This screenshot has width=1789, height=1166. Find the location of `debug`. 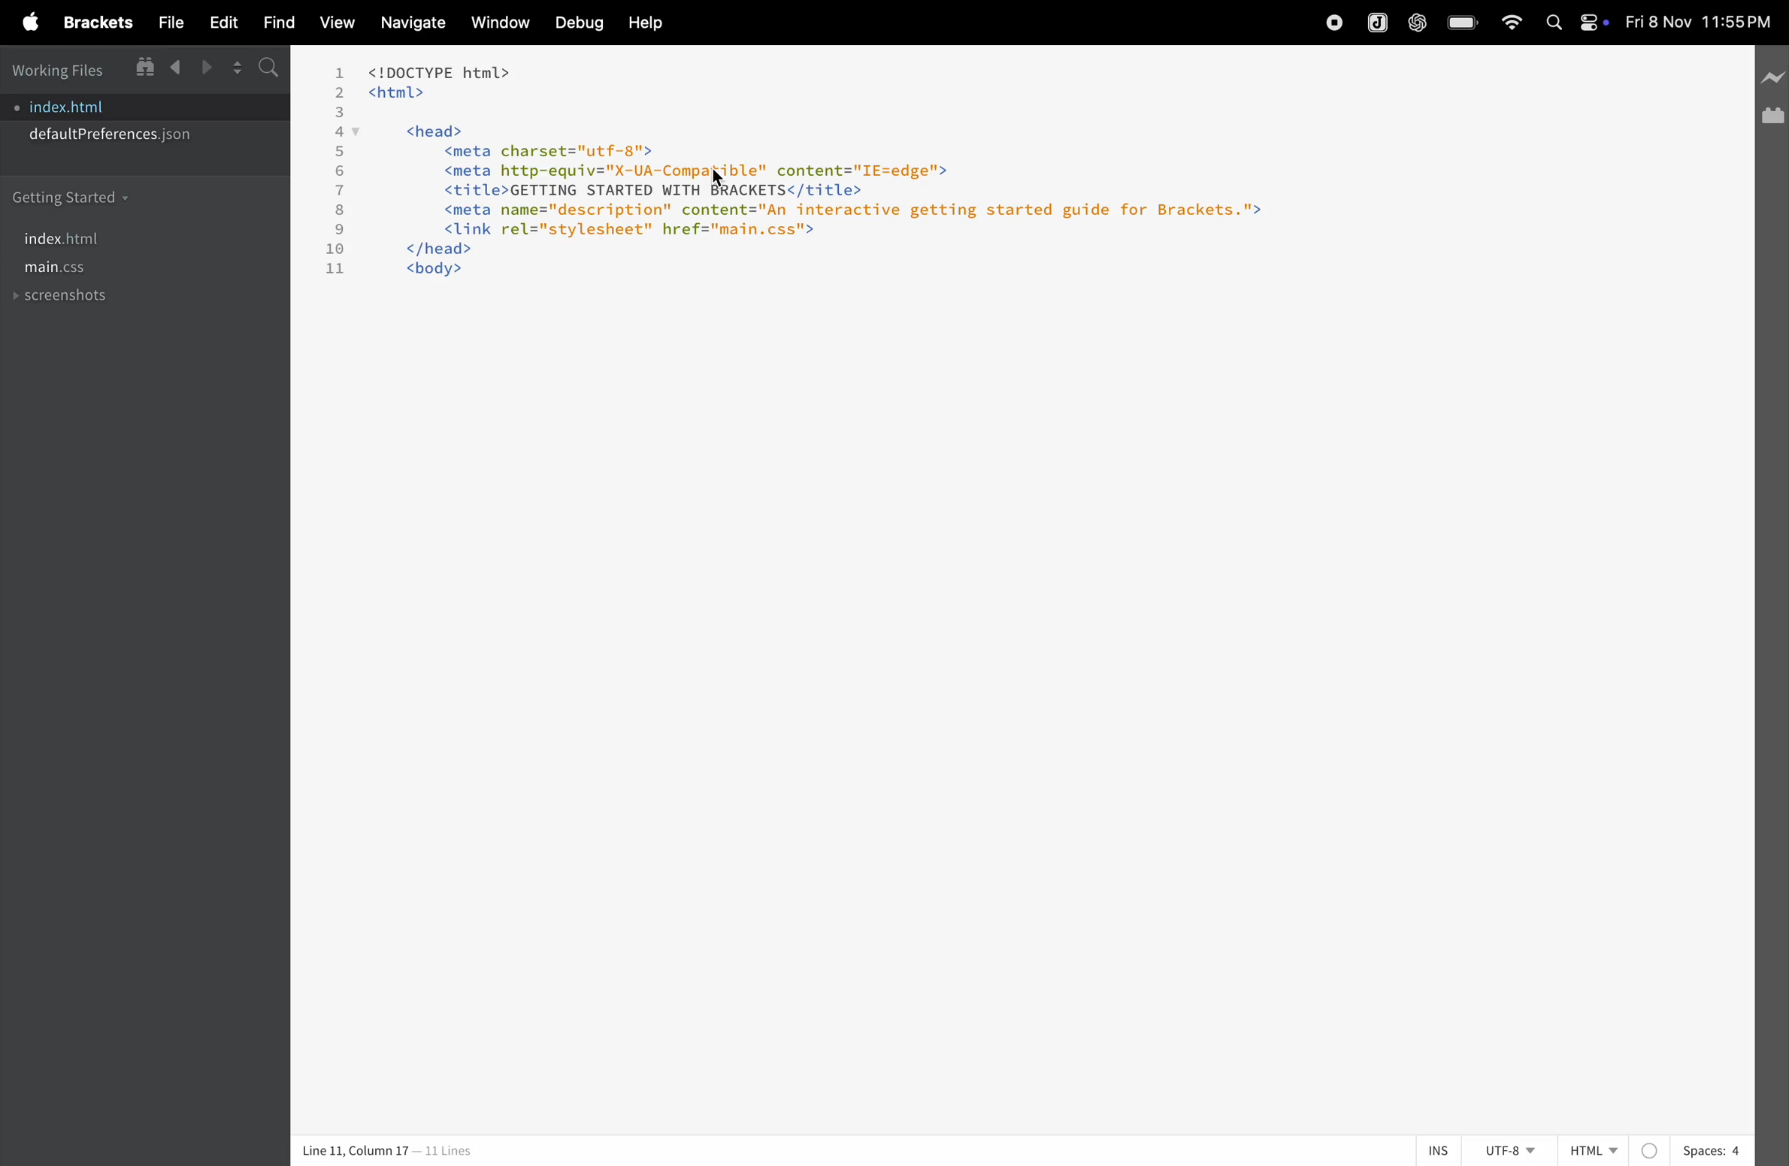

debug is located at coordinates (575, 23).